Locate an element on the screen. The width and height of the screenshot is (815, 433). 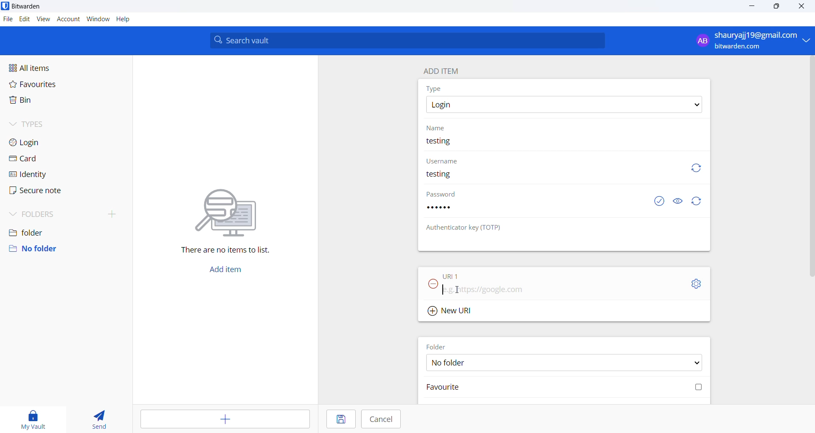
add entry is located at coordinates (223, 418).